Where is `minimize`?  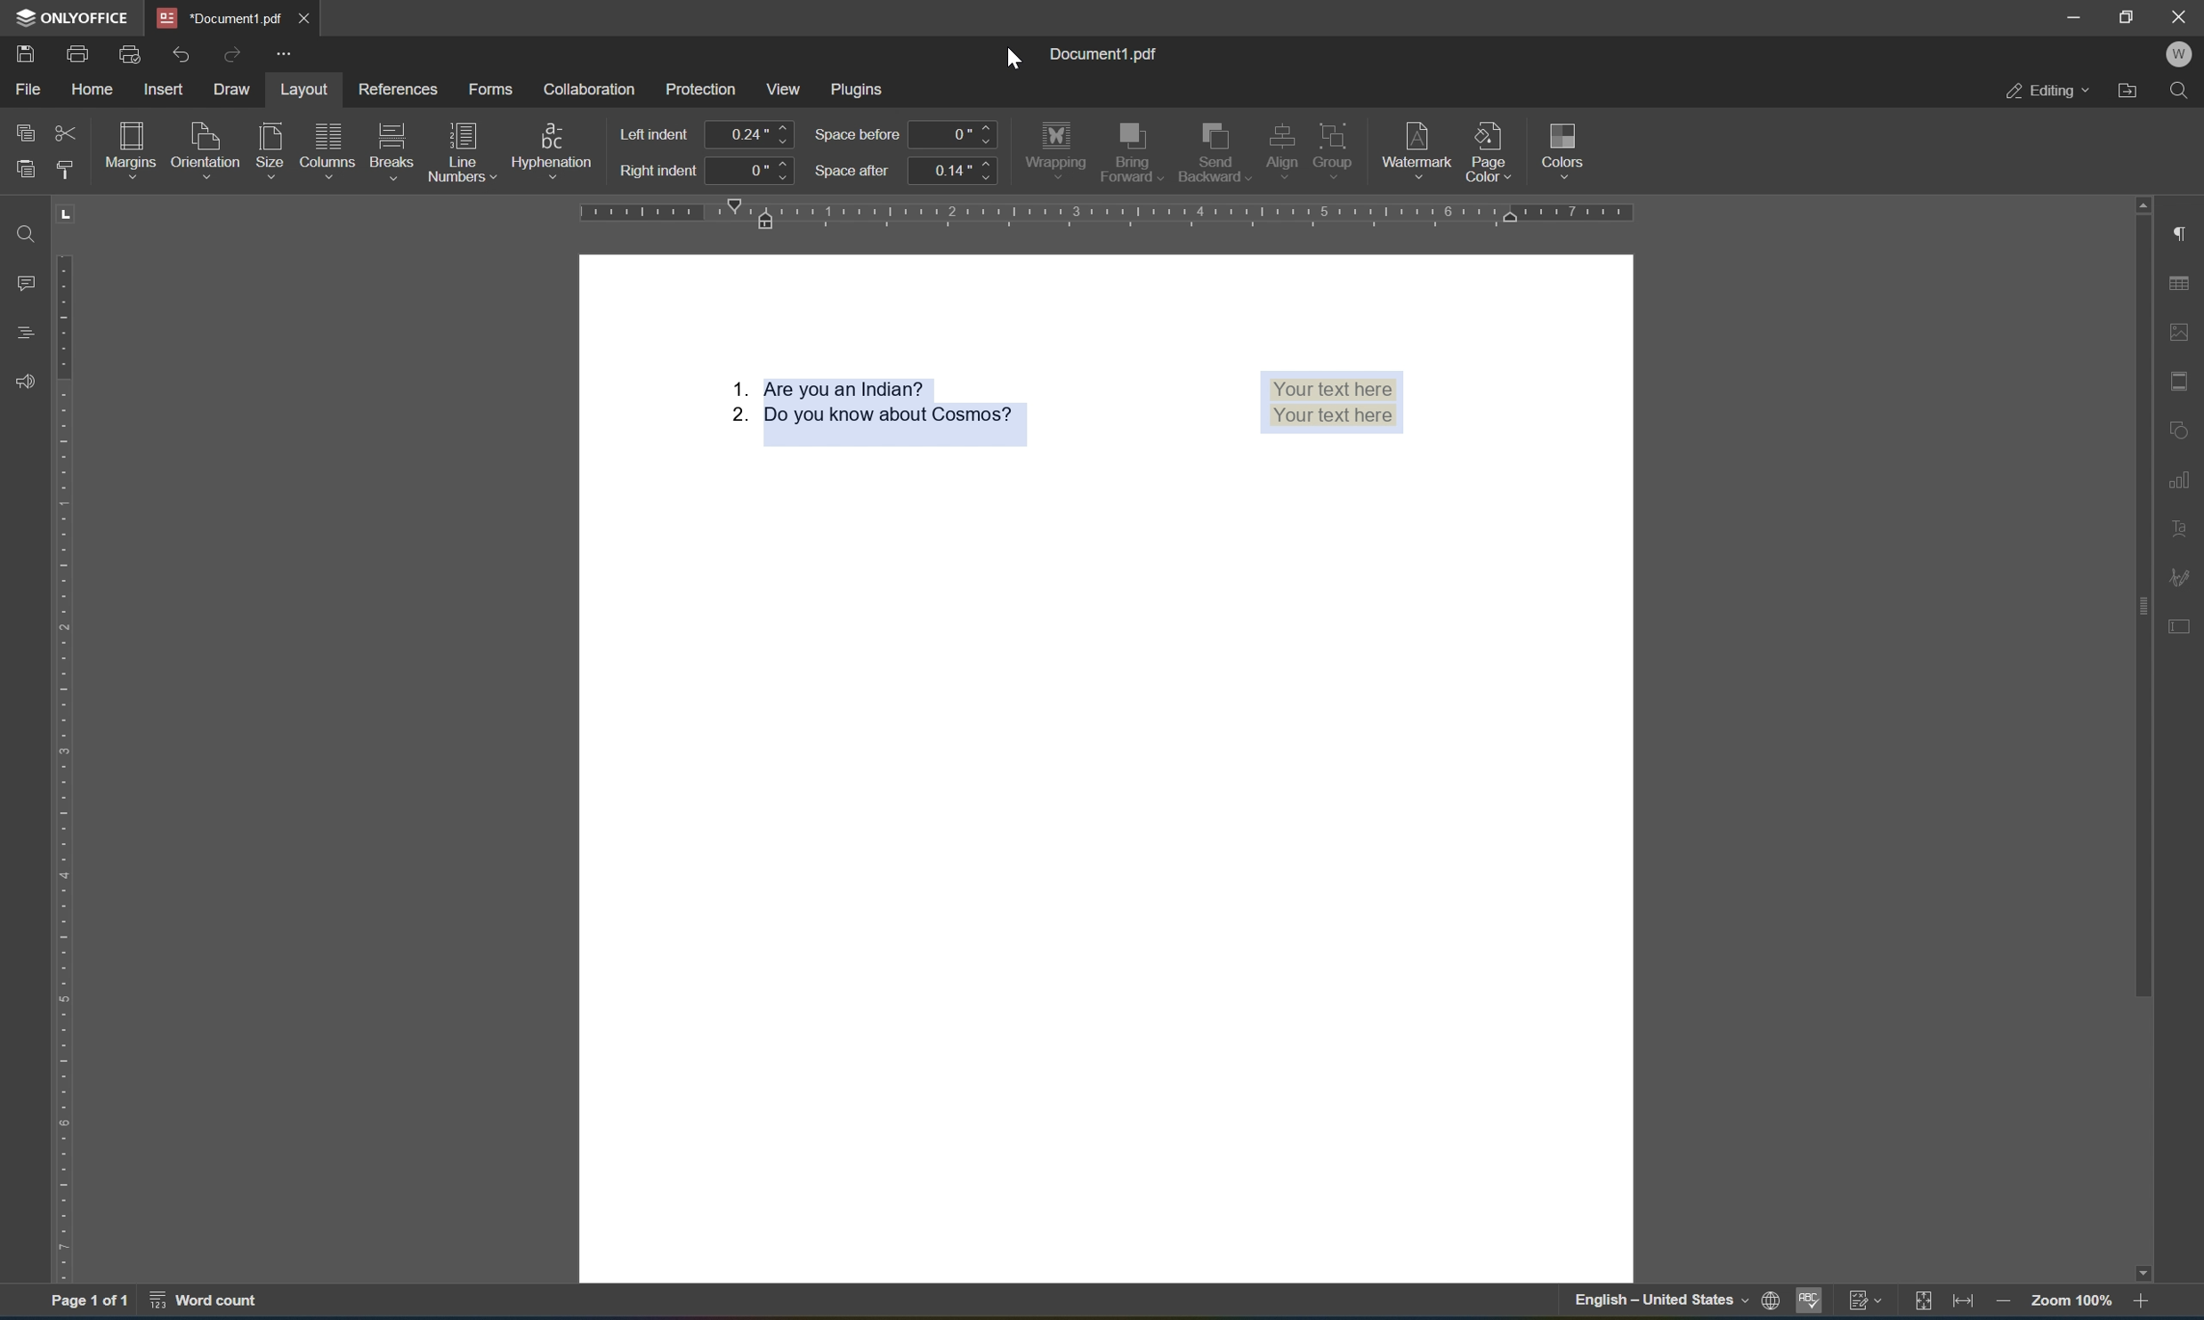
minimize is located at coordinates (2076, 13).